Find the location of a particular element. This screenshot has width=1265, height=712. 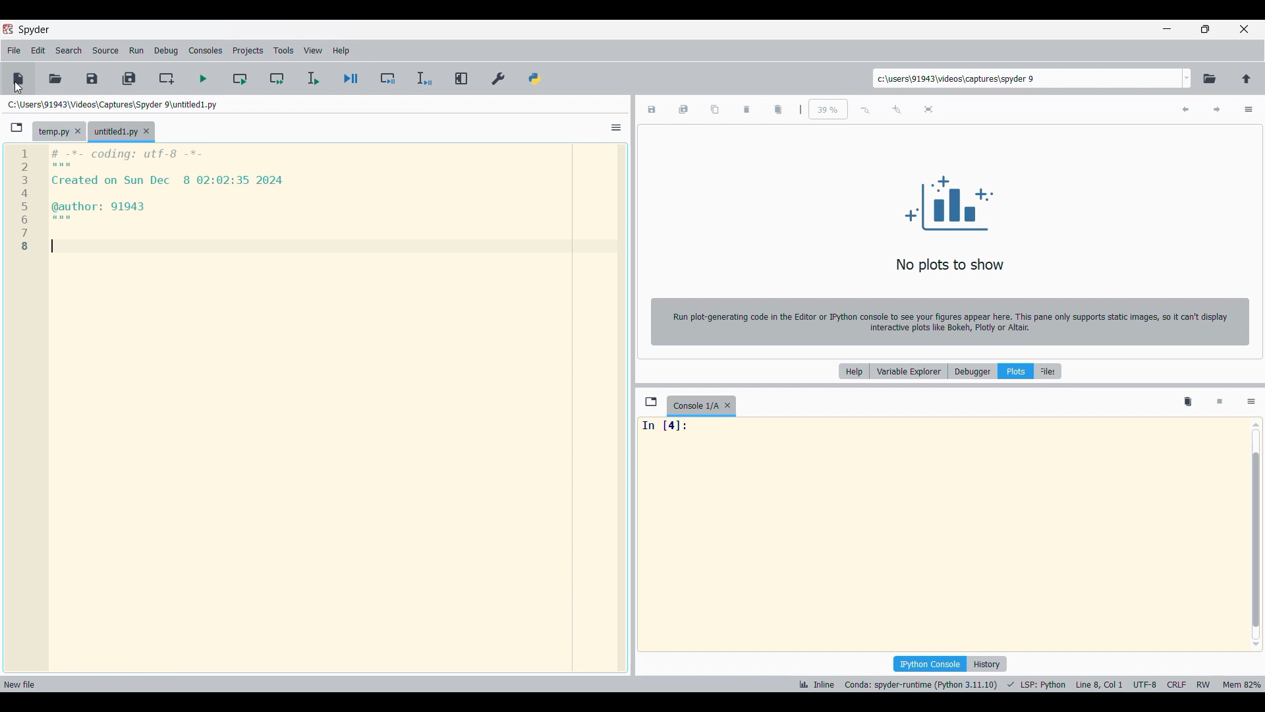

Show in smaller tab is located at coordinates (1206, 30).